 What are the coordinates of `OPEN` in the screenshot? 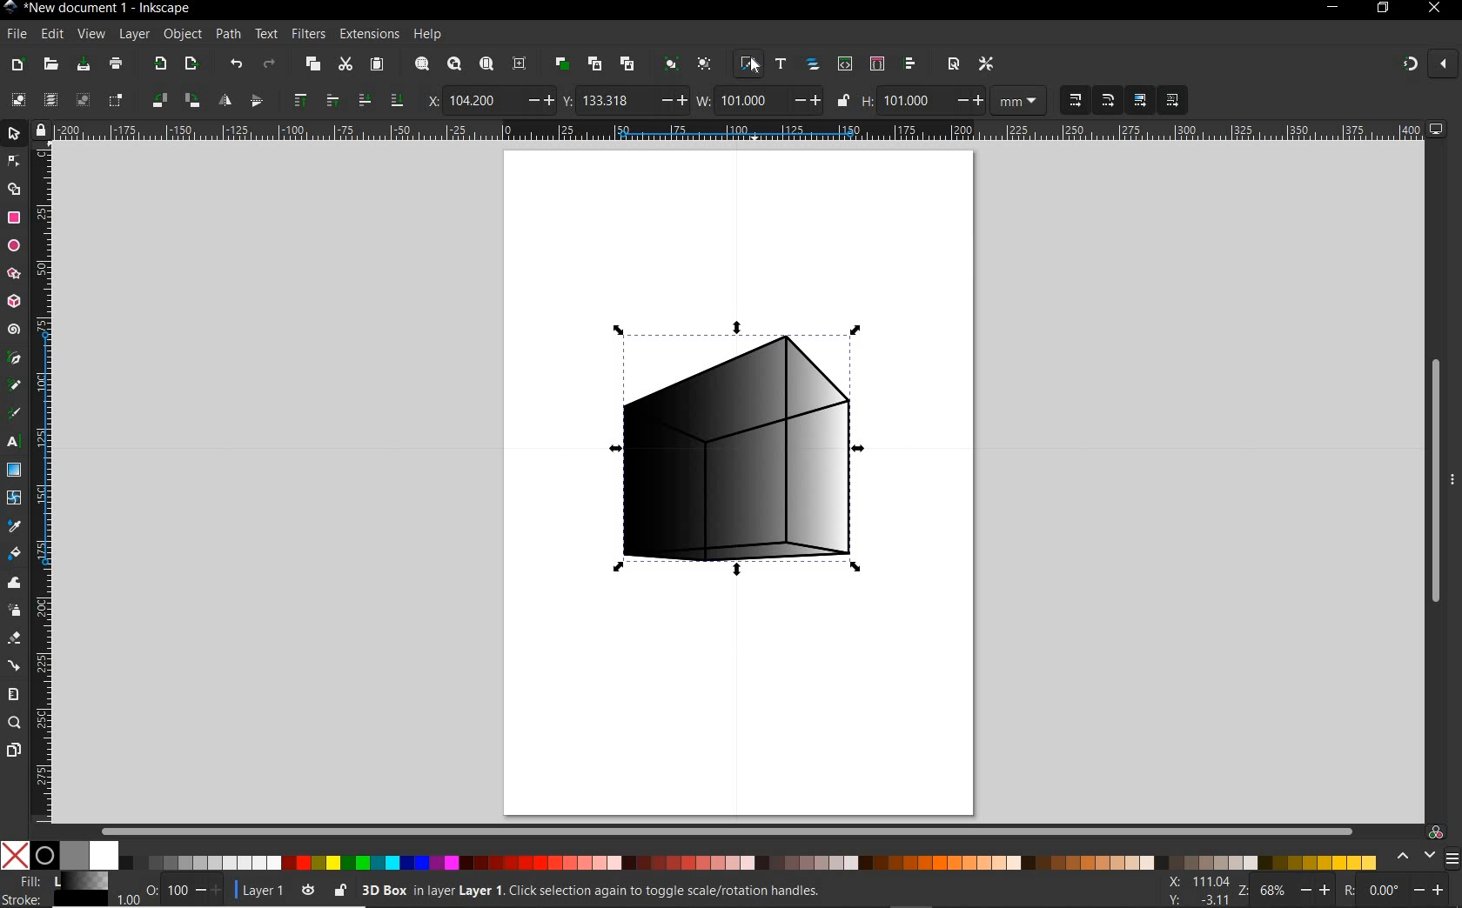 It's located at (51, 64).